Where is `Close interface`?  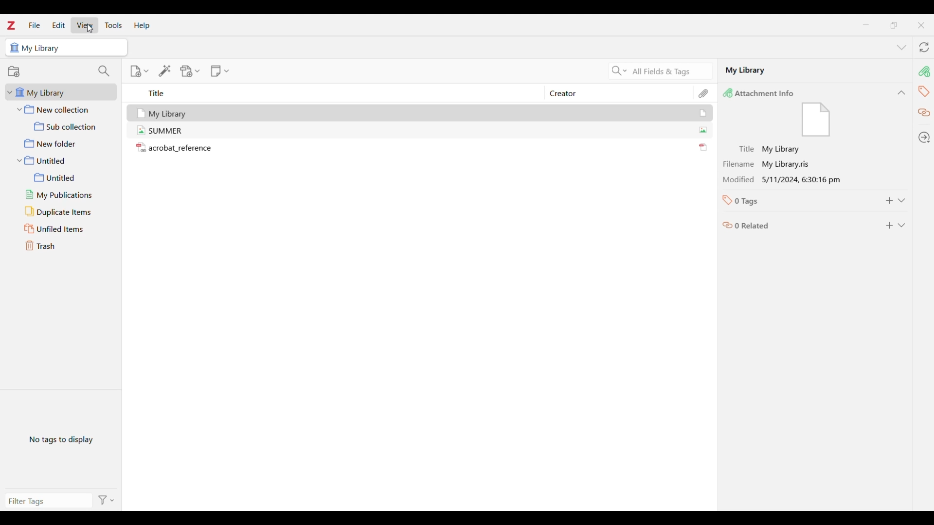 Close interface is located at coordinates (921, 25).